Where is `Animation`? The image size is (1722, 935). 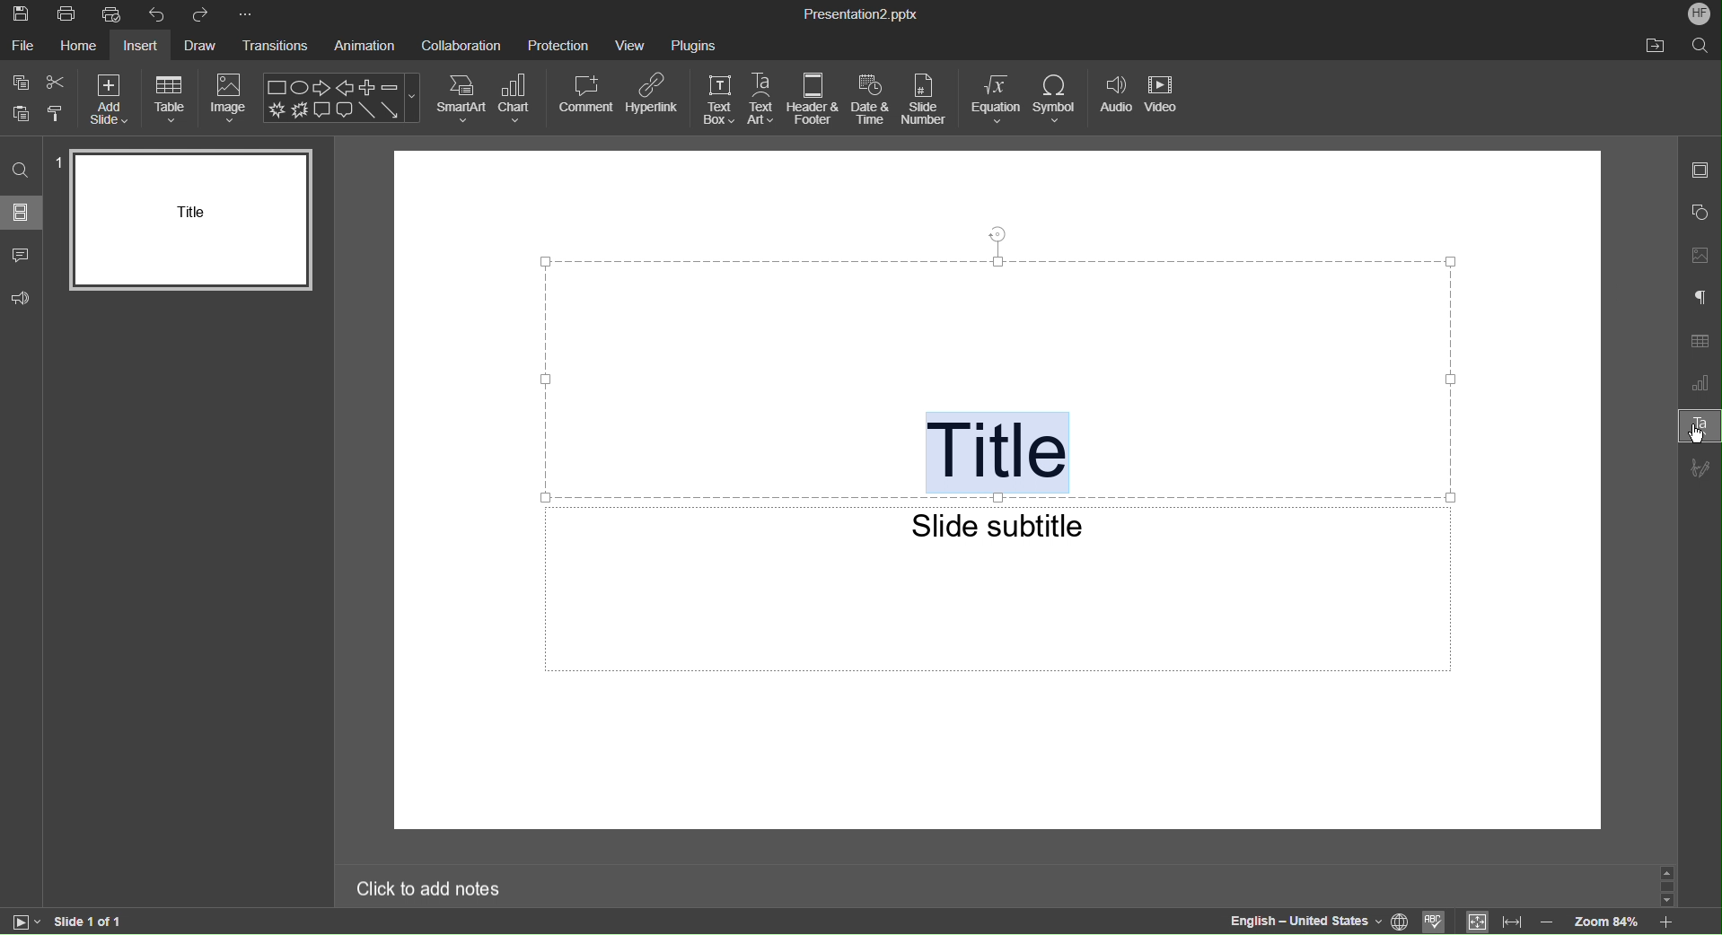 Animation is located at coordinates (362, 46).